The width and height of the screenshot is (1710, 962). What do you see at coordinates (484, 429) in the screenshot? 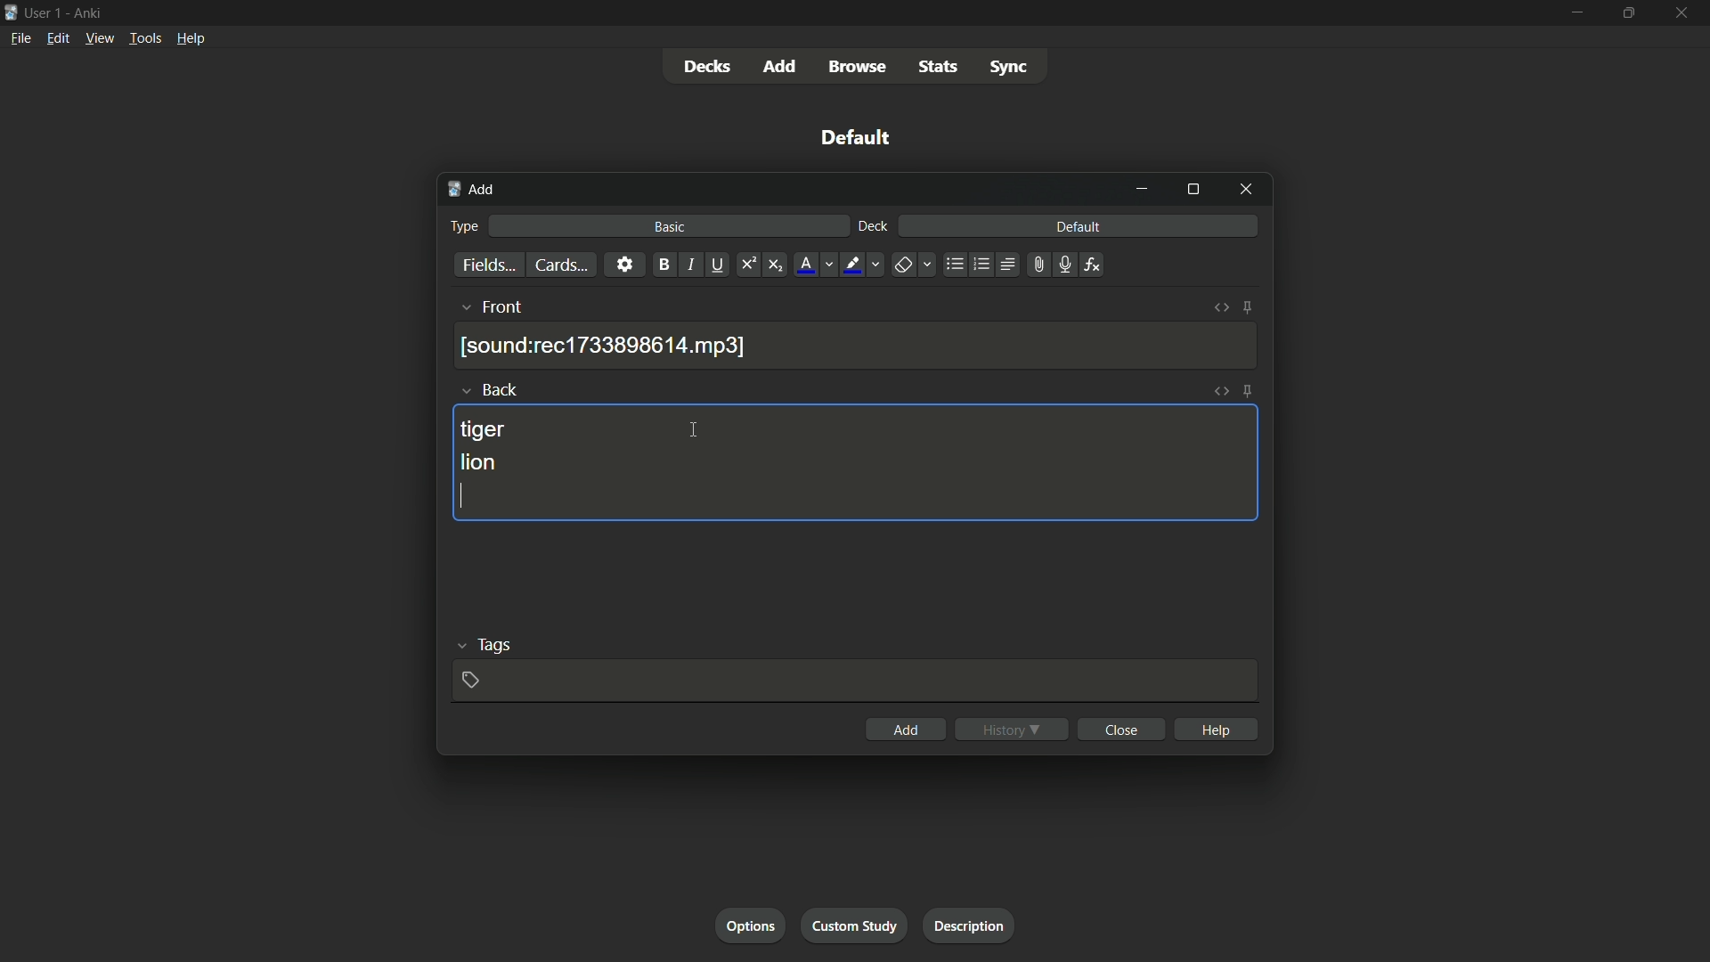
I see `tiger` at bounding box center [484, 429].